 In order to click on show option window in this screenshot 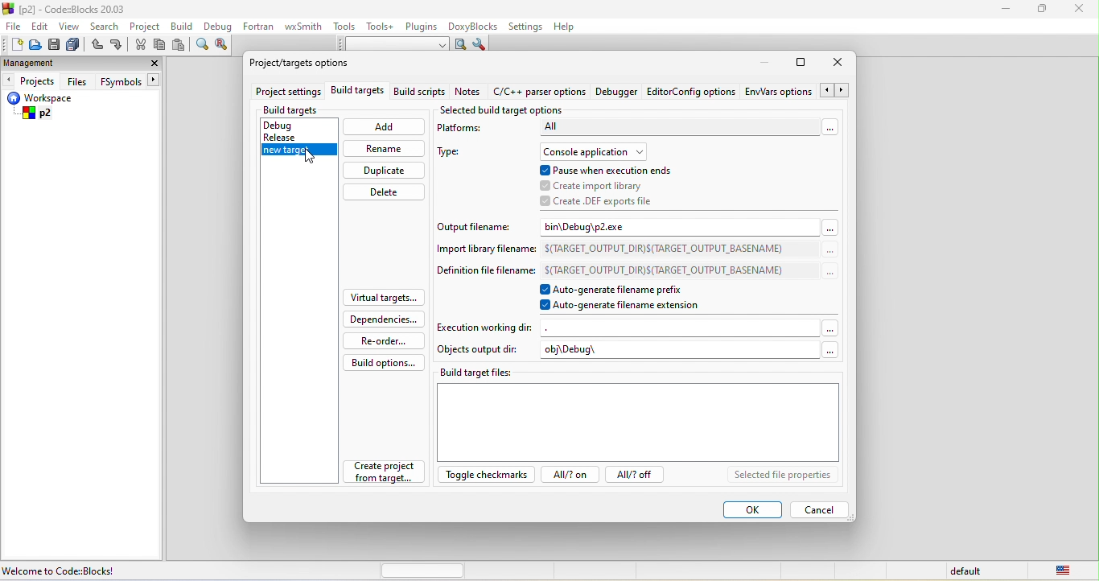, I will do `click(481, 44)`.